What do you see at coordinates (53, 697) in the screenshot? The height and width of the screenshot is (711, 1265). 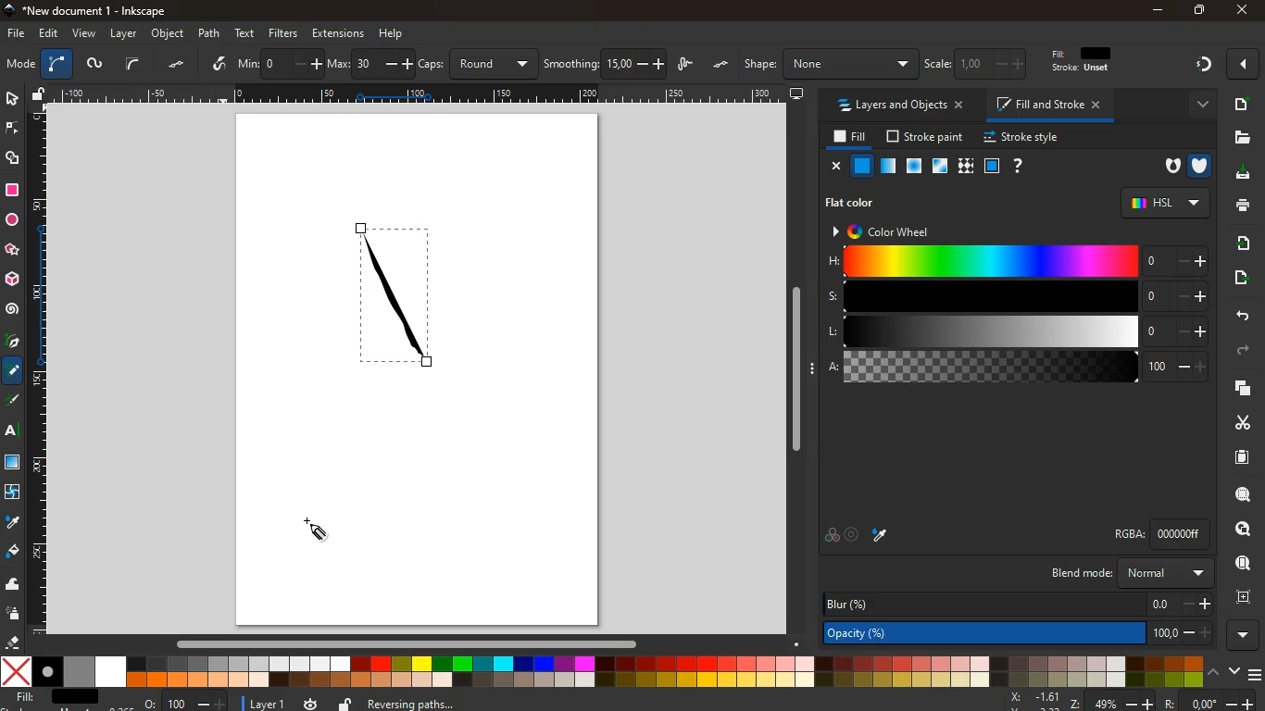 I see `fill: N/A` at bounding box center [53, 697].